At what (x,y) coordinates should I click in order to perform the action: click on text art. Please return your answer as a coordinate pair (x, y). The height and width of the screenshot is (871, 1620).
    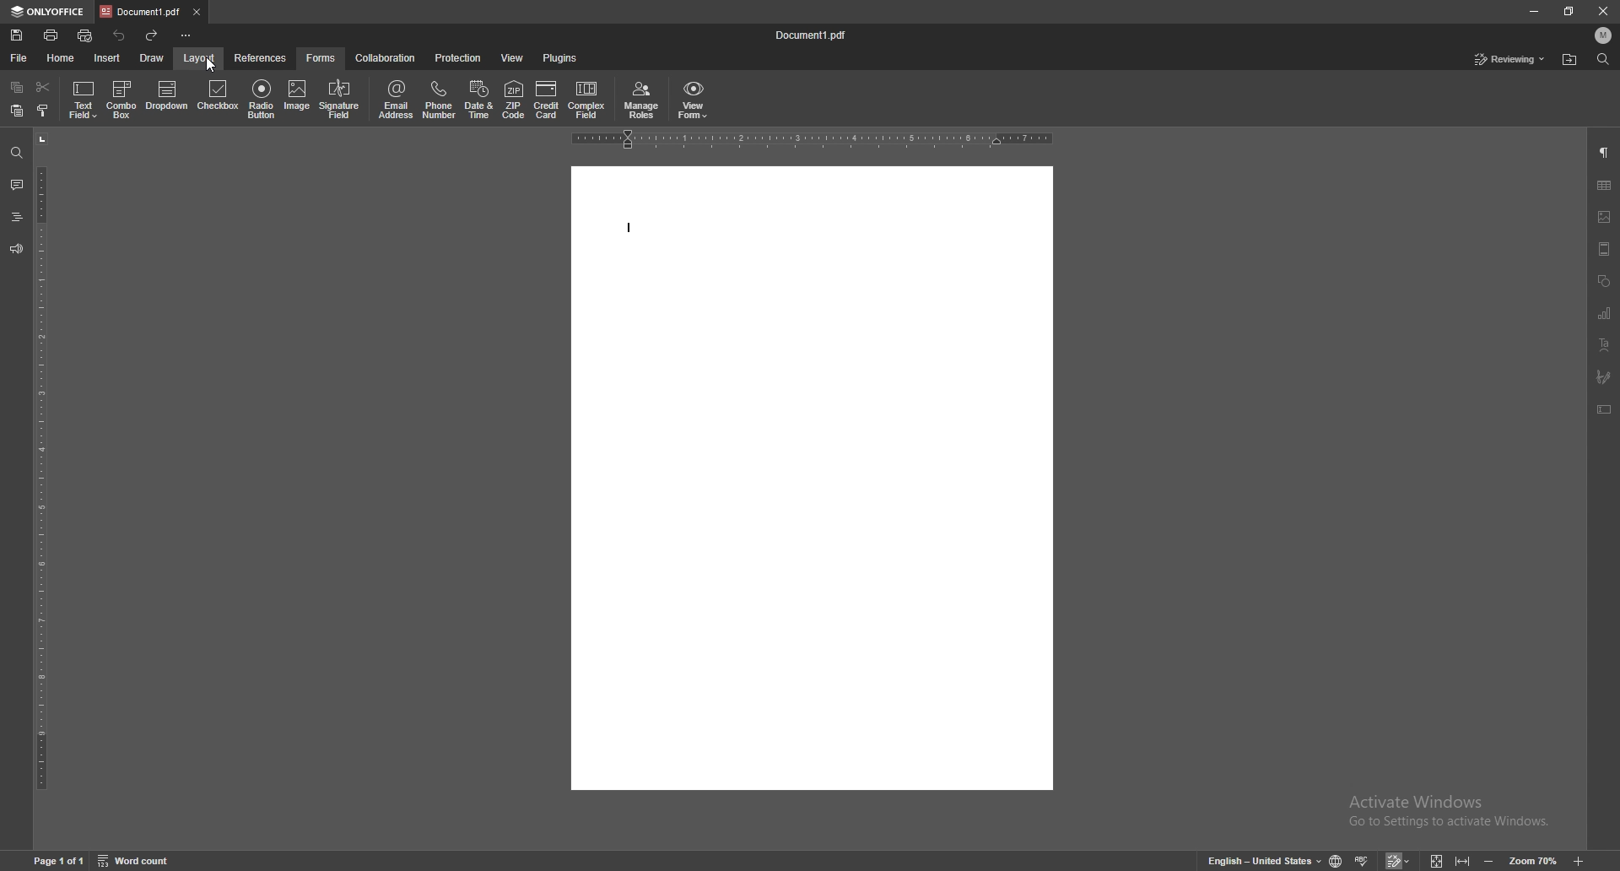
    Looking at the image, I should click on (1606, 344).